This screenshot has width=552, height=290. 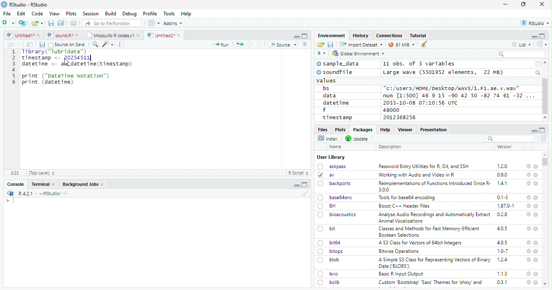 I want to click on go forward, so click(x=19, y=44).